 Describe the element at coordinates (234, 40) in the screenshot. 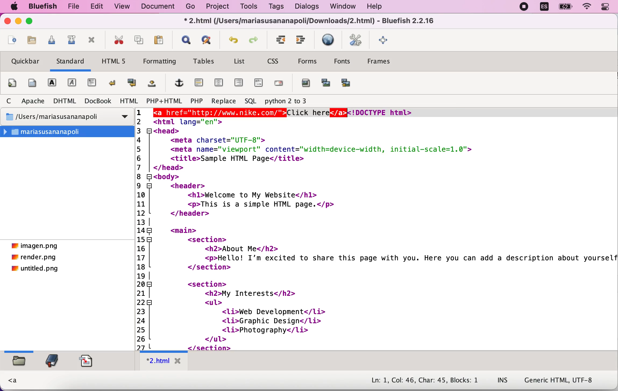

I see `undo` at that location.